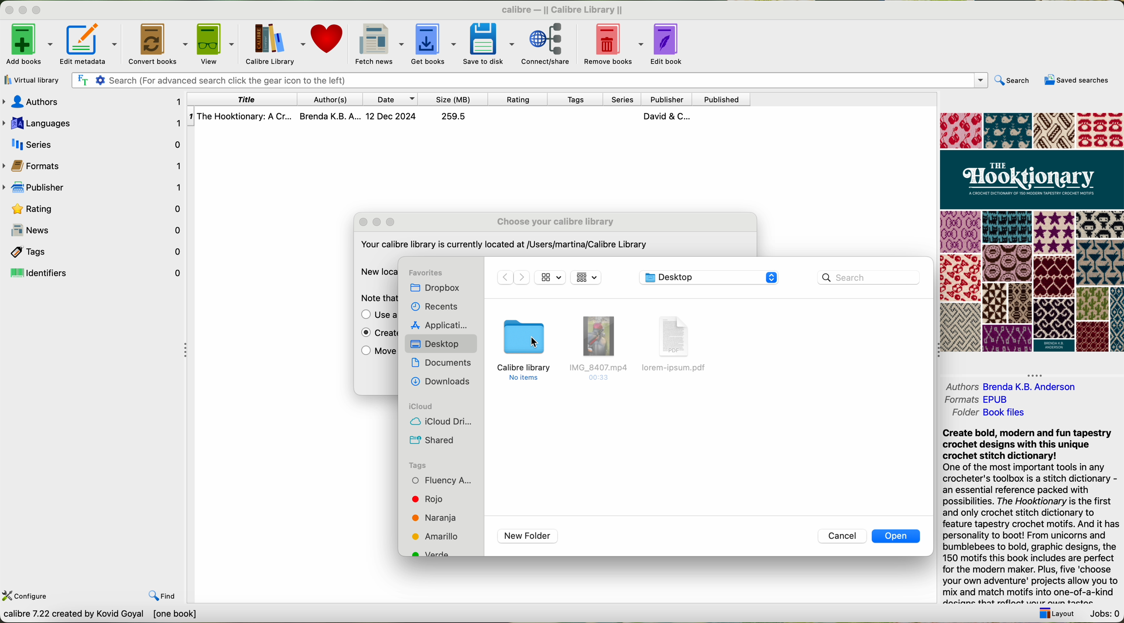 The height and width of the screenshot is (623, 1124). What do you see at coordinates (975, 400) in the screenshot?
I see `formats EPUB` at bounding box center [975, 400].